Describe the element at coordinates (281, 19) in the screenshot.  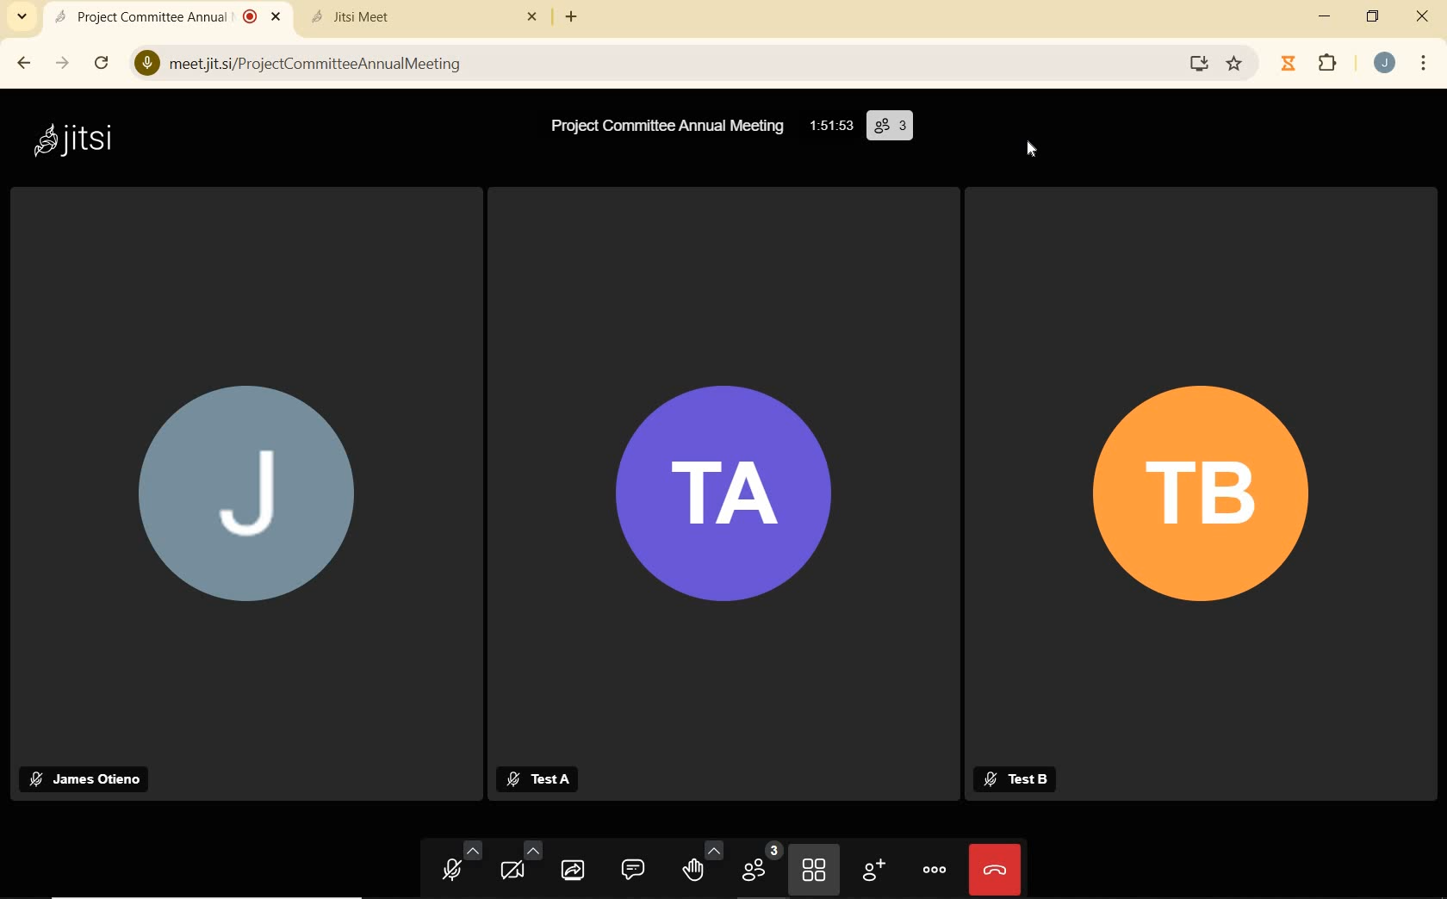
I see `close` at that location.